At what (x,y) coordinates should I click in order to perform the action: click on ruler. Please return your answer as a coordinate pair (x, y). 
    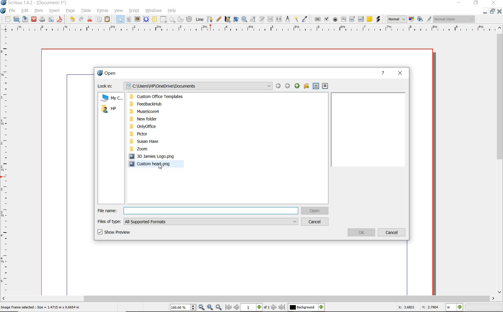
    Looking at the image, I should click on (6, 163).